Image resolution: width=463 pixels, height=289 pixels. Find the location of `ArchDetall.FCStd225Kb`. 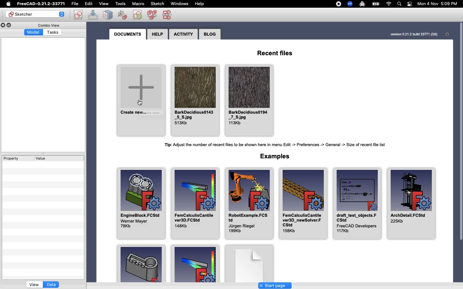

ArchDetall.FCStd225Kb is located at coordinates (412, 203).